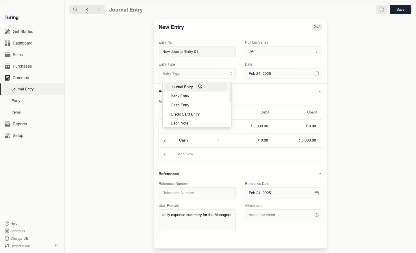  Describe the element at coordinates (317, 27) in the screenshot. I see `Draft` at that location.